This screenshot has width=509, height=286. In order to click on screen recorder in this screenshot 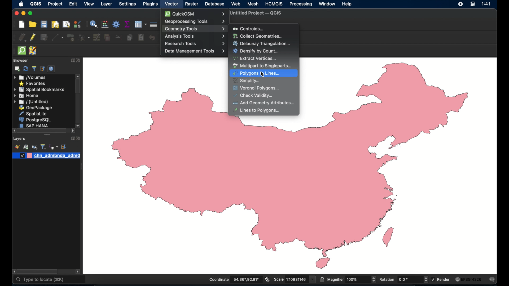, I will do `click(460, 5)`.